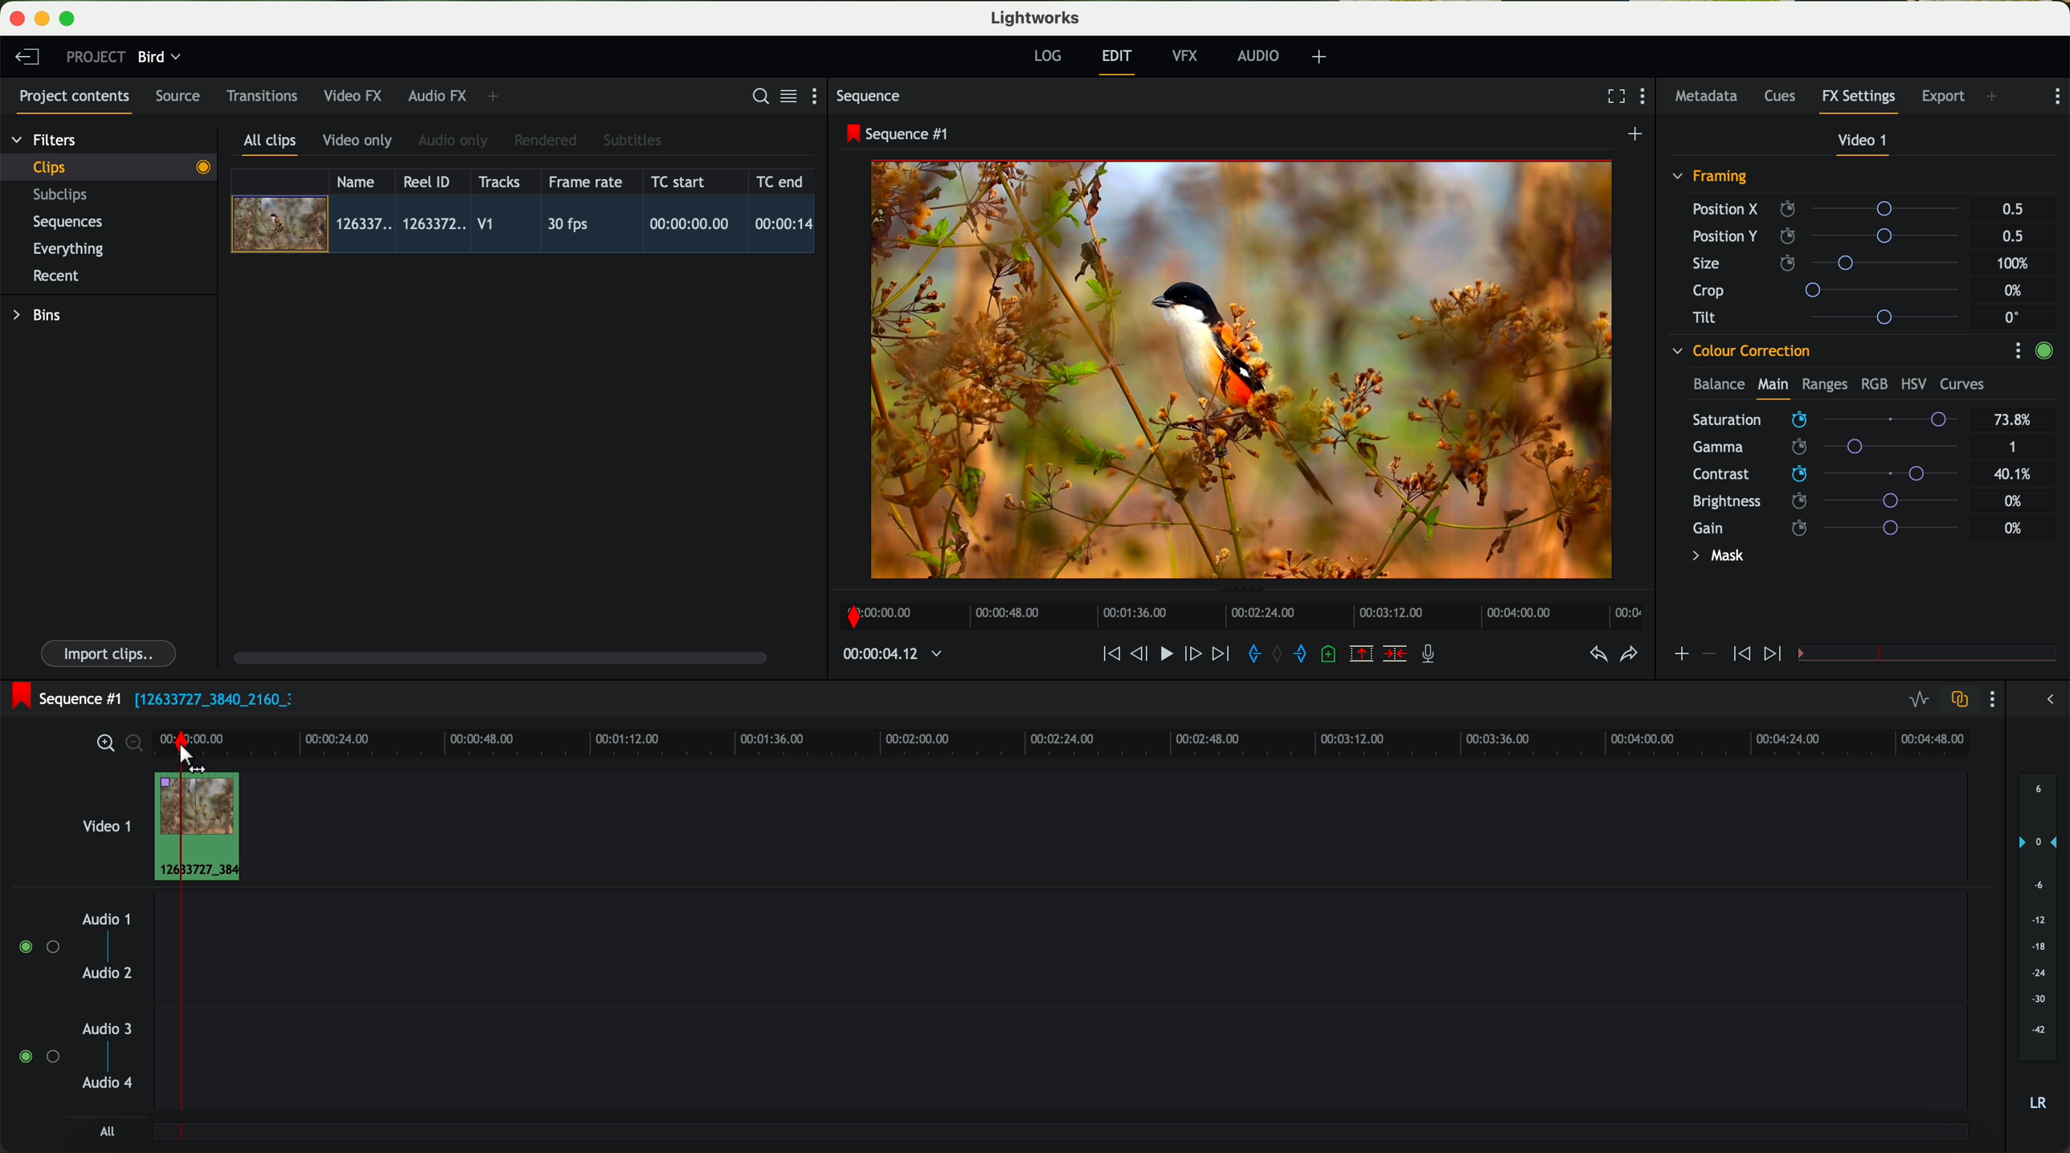 This screenshot has height=1153, width=2070. I want to click on recent, so click(56, 278).